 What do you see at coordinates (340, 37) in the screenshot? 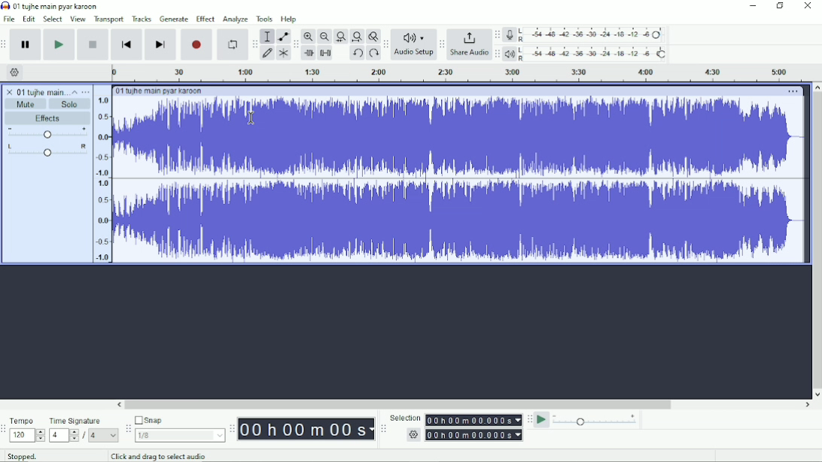
I see `Fit selection to width` at bounding box center [340, 37].